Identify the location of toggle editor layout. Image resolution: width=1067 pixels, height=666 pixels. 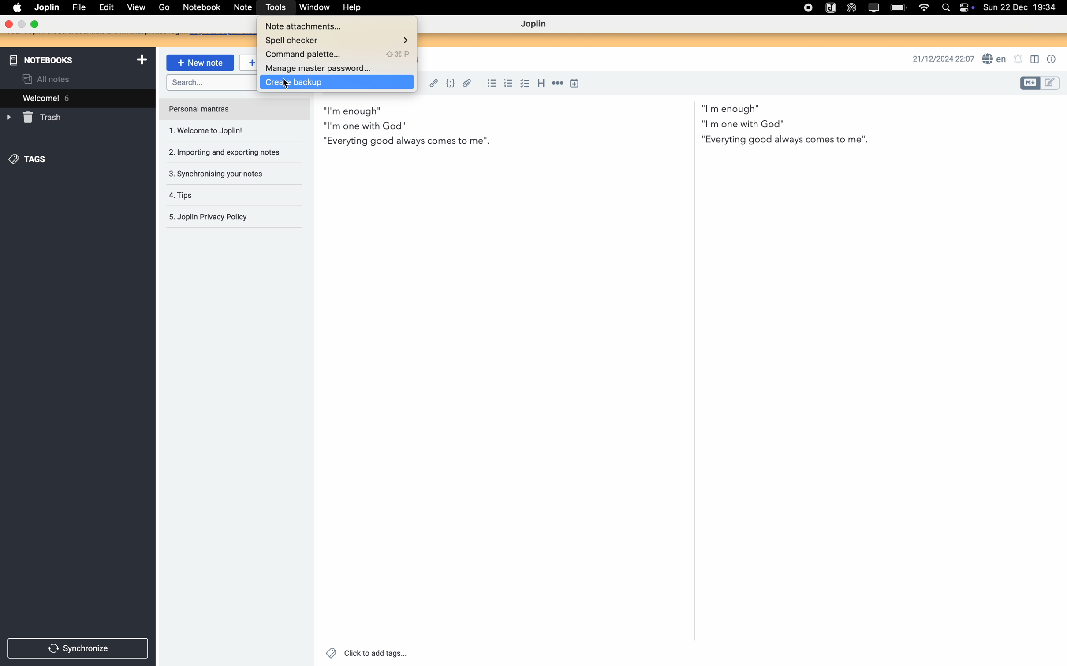
(1030, 83).